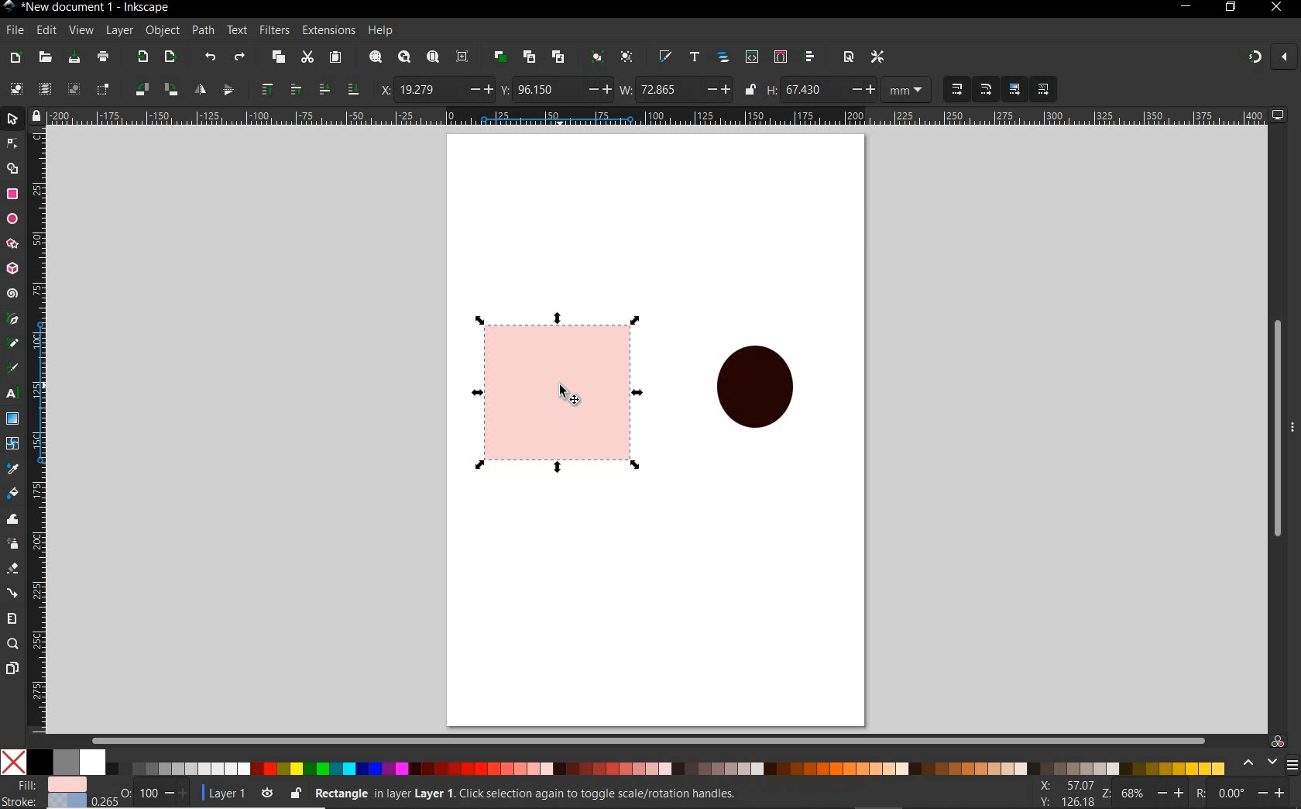 The width and height of the screenshot is (1301, 809). What do you see at coordinates (555, 90) in the screenshot?
I see `vertical coordinates  of selection` at bounding box center [555, 90].